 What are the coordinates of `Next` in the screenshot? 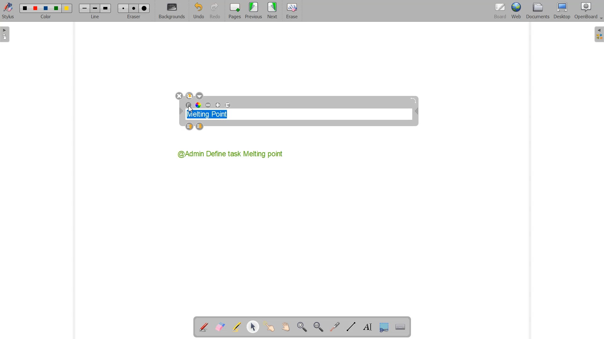 It's located at (273, 11).